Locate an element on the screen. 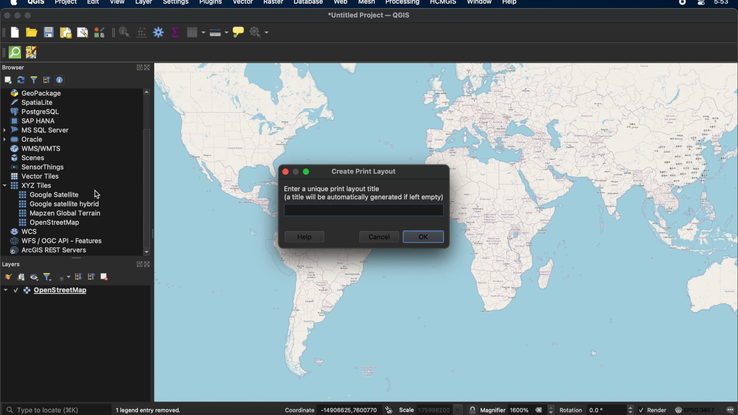  messages is located at coordinates (730, 409).